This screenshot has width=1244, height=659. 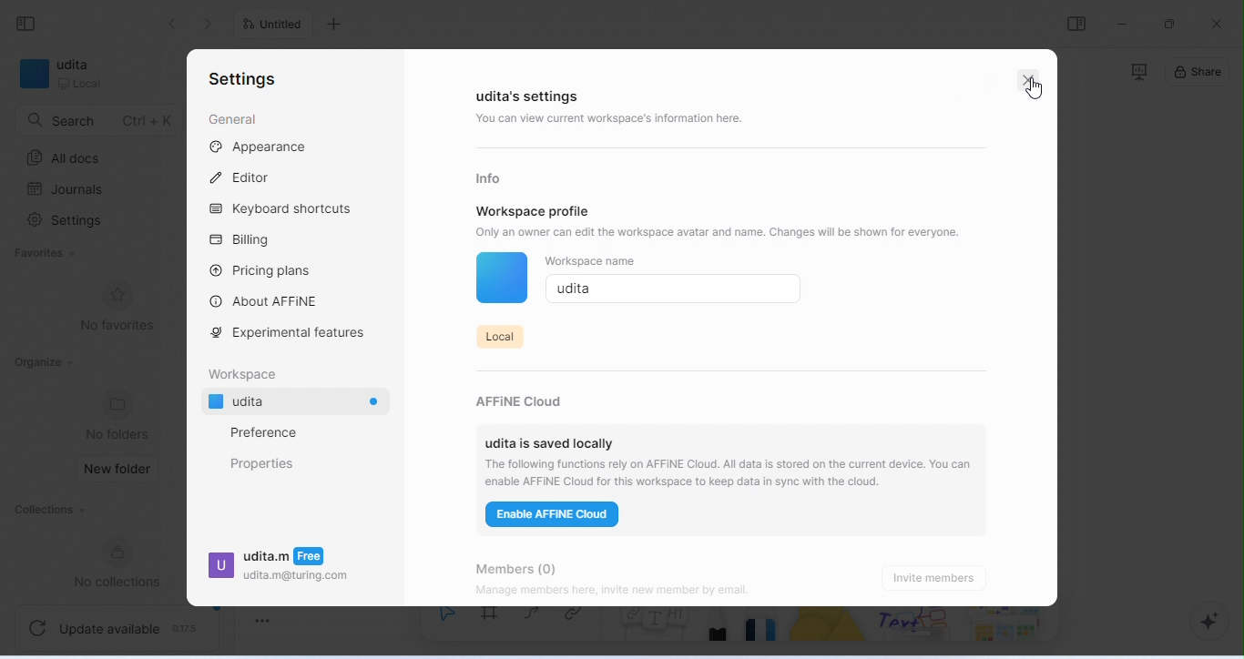 What do you see at coordinates (68, 222) in the screenshot?
I see `settings` at bounding box center [68, 222].